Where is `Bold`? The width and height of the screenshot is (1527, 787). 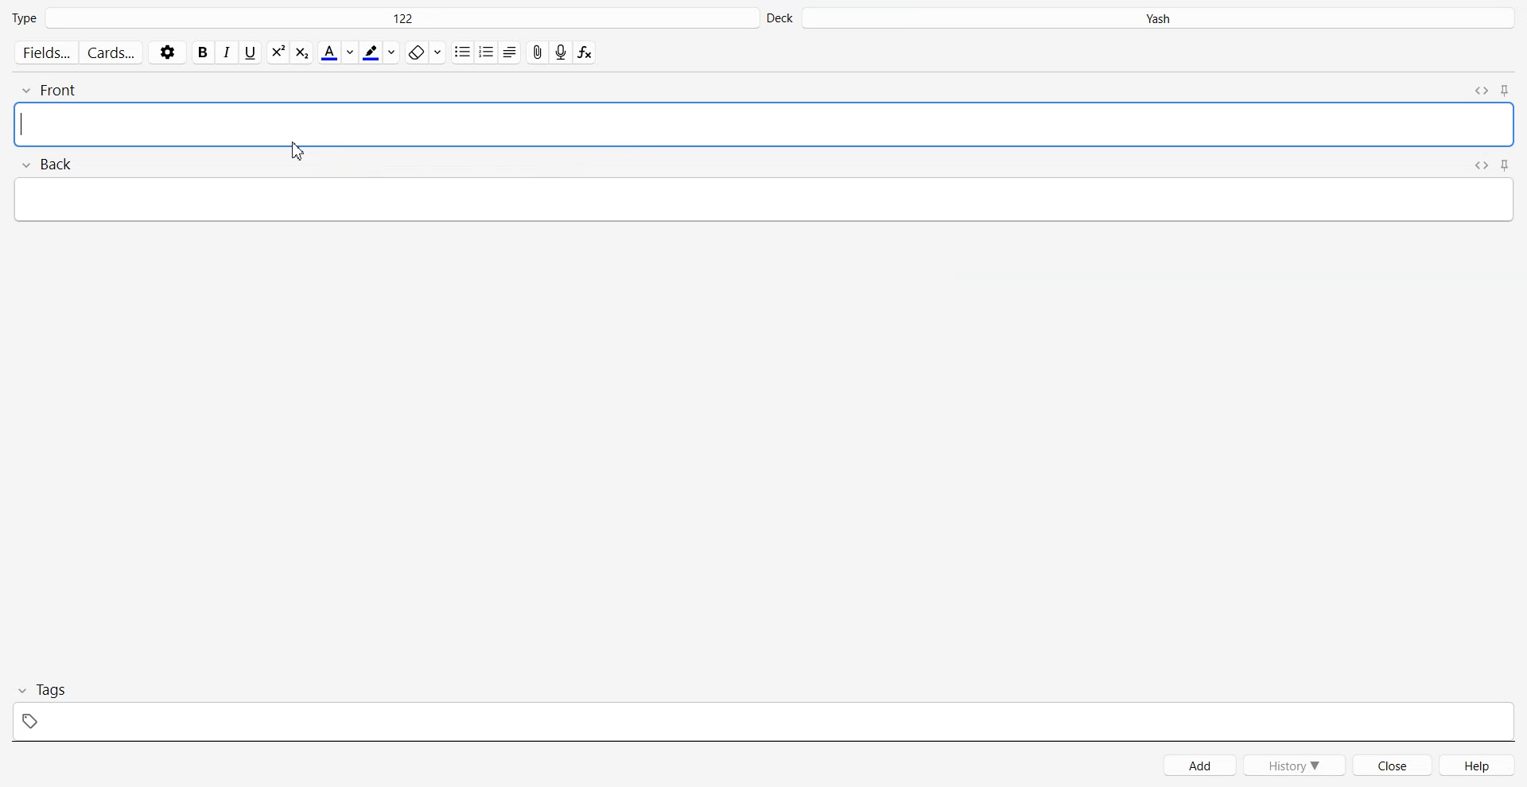
Bold is located at coordinates (203, 52).